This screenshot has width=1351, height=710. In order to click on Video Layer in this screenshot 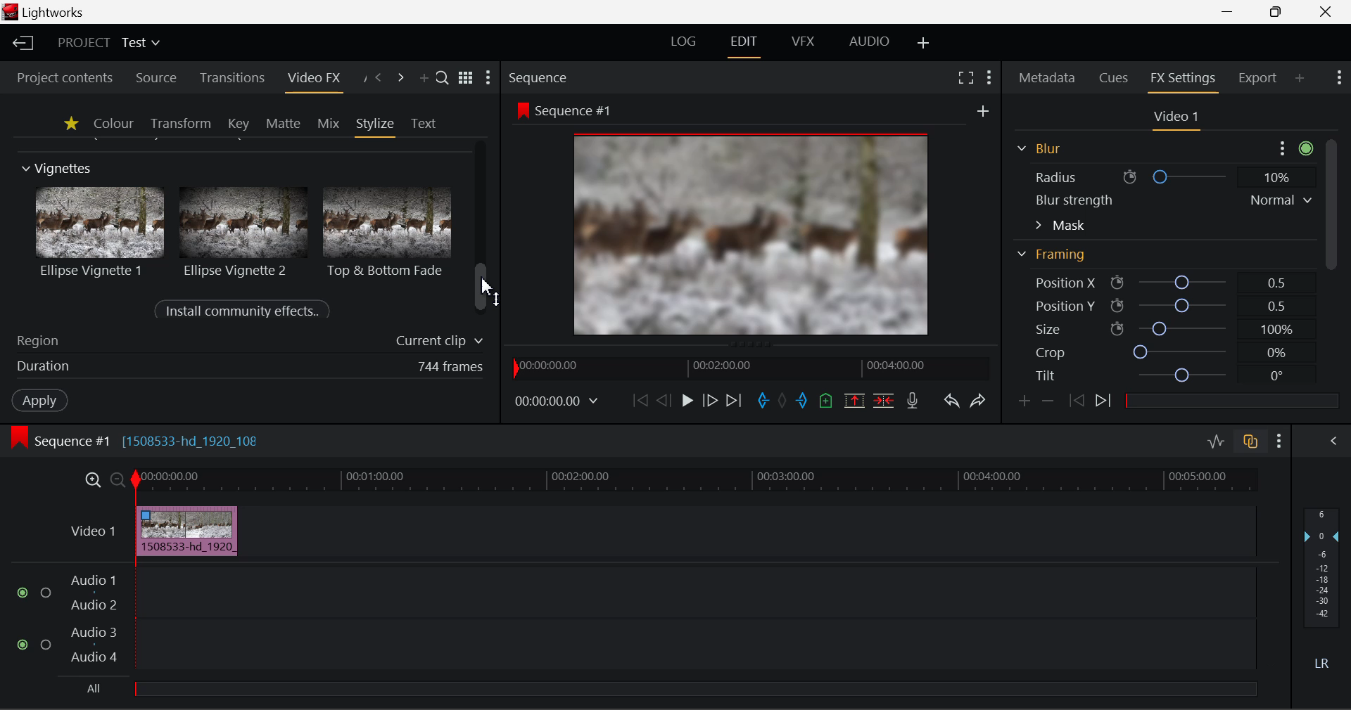, I will do `click(90, 530)`.